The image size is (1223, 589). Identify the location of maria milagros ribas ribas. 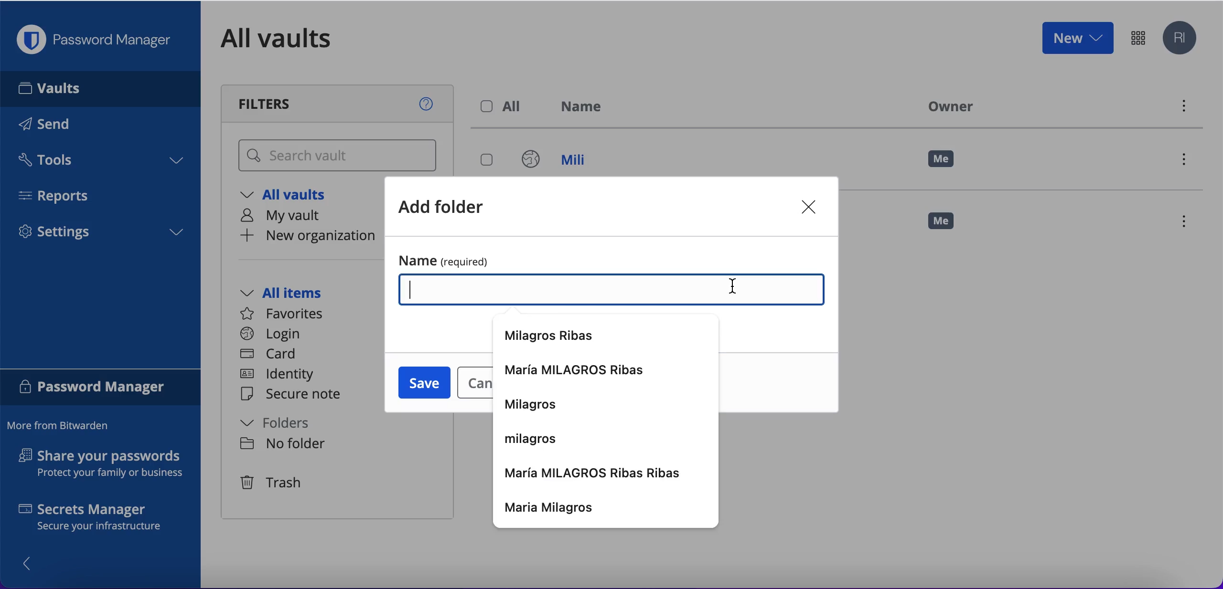
(597, 473).